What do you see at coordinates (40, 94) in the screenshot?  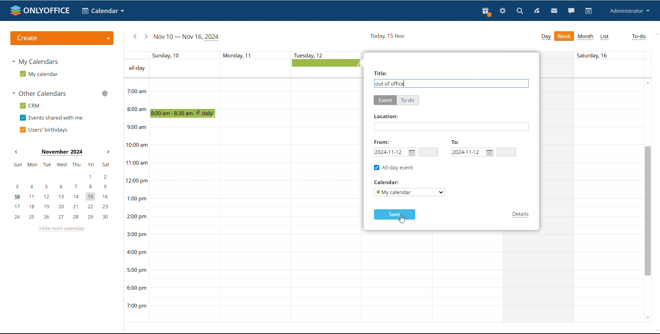 I see `other calendars` at bounding box center [40, 94].